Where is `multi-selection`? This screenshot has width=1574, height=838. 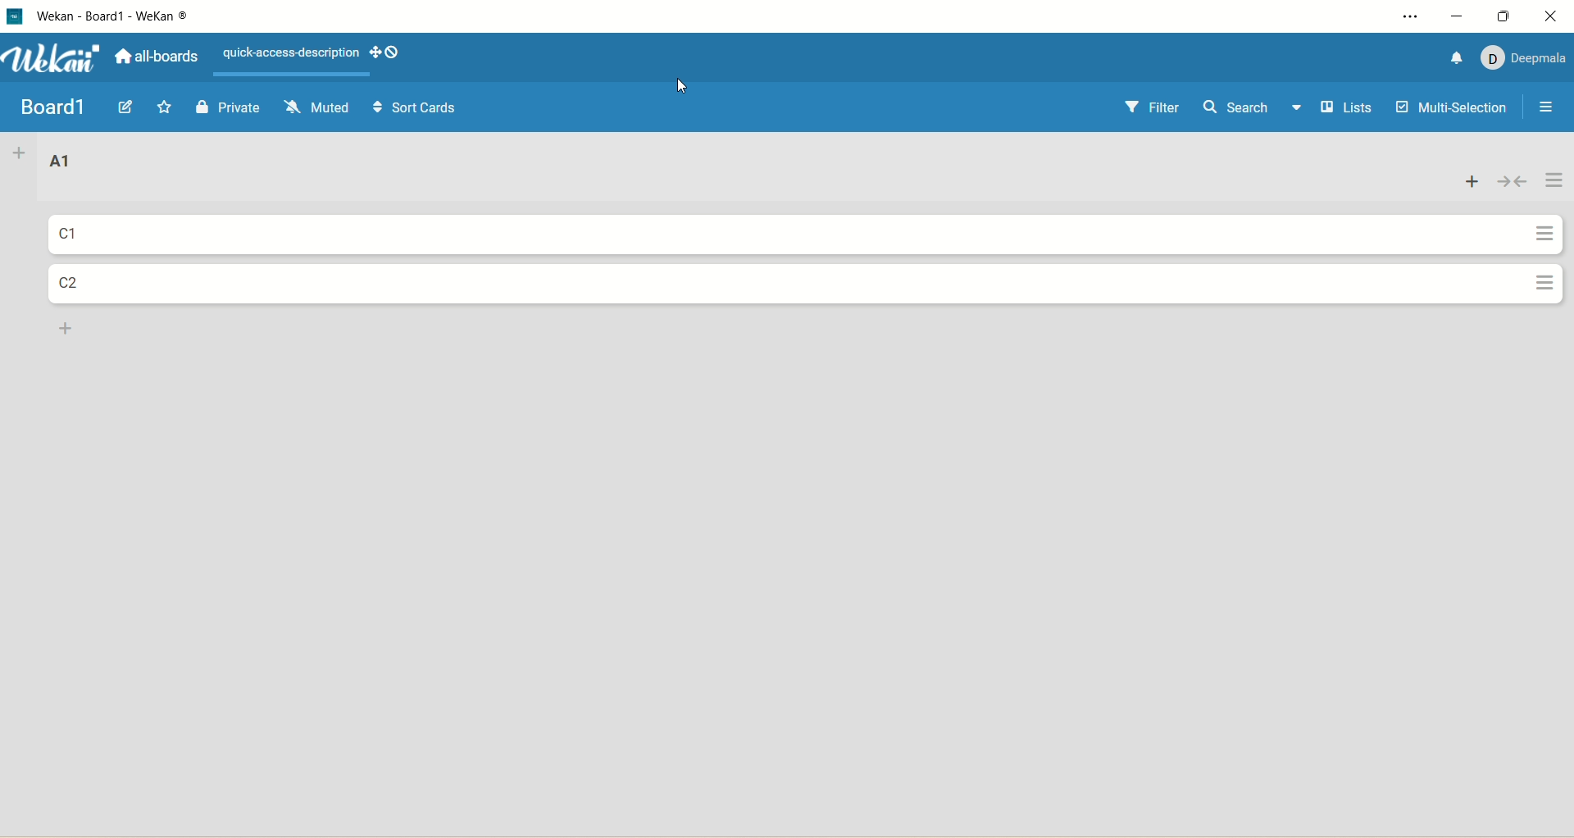
multi-selection is located at coordinates (1450, 107).